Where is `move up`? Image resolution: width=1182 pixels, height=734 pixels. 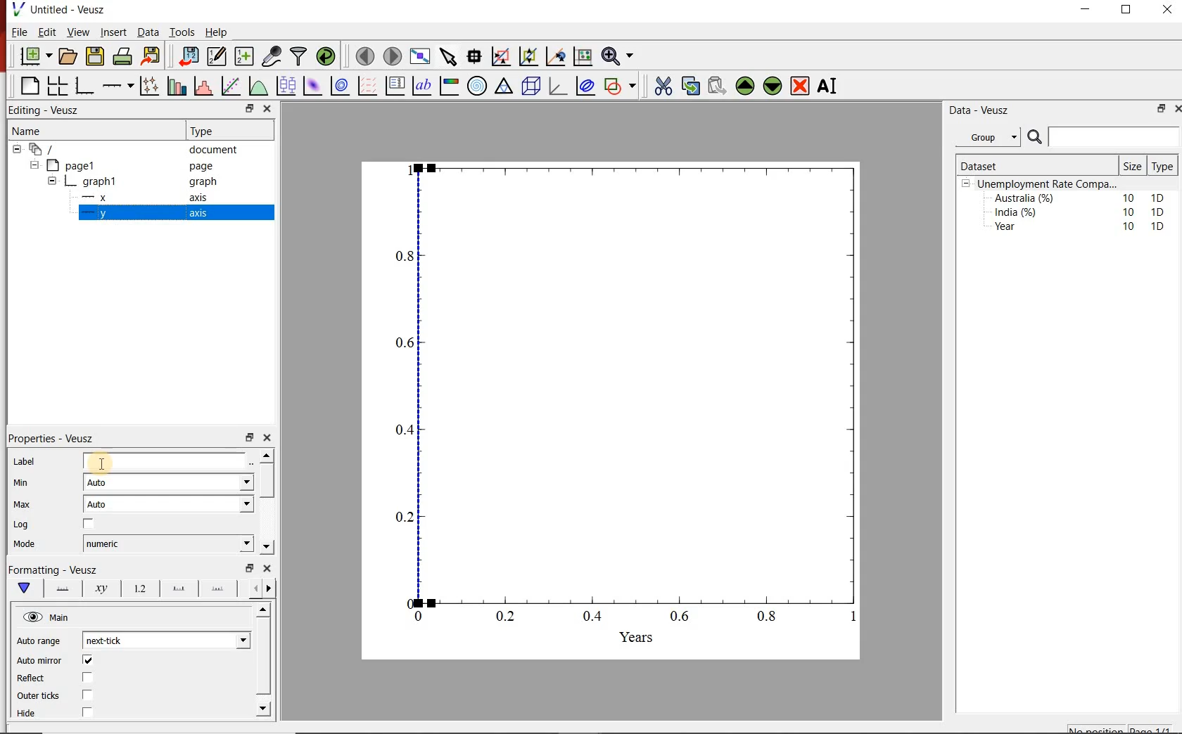
move up is located at coordinates (267, 455).